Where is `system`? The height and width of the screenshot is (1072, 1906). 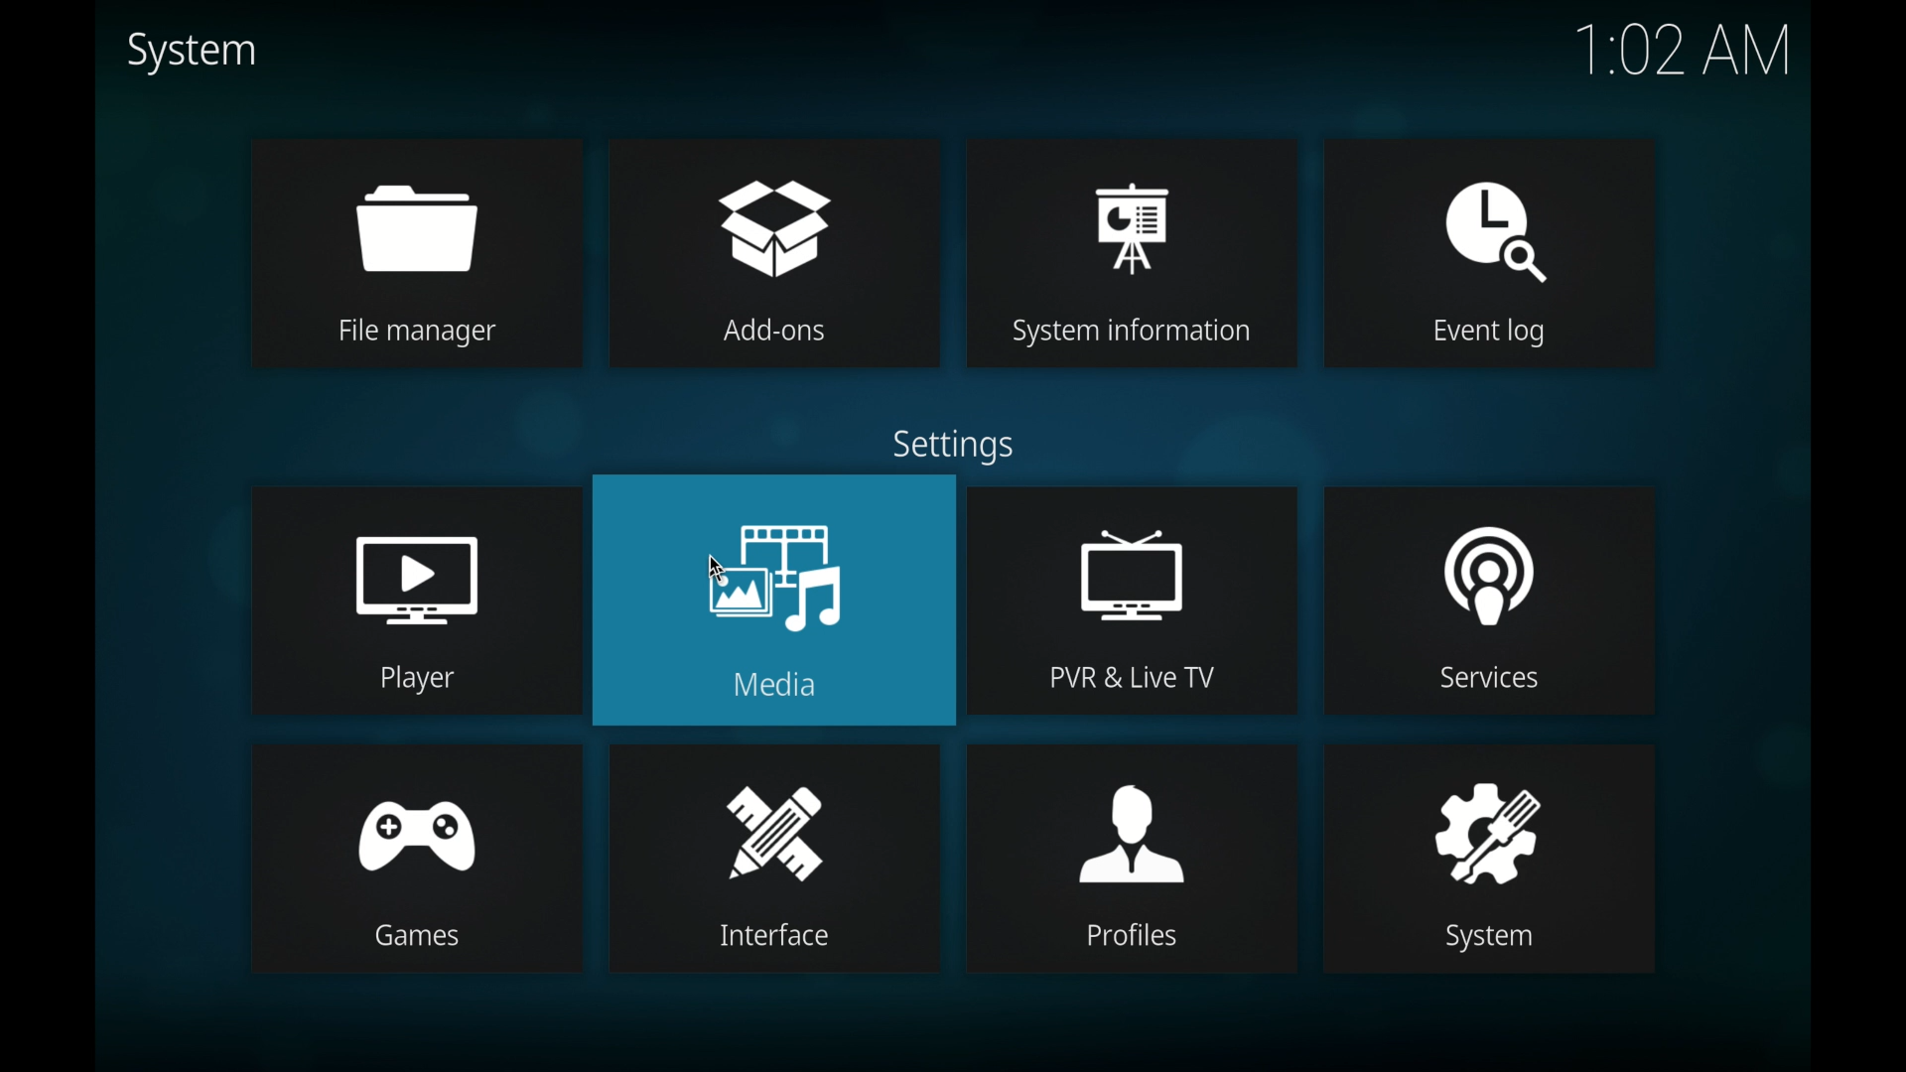 system is located at coordinates (1478, 814).